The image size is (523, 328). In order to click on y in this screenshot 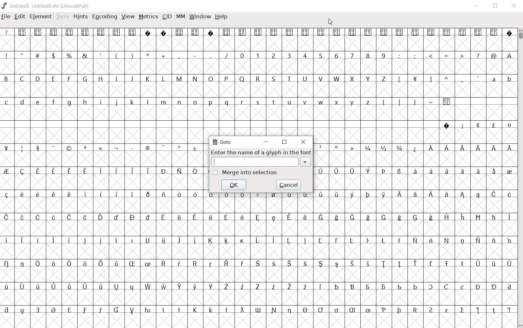, I will do `click(353, 102)`.